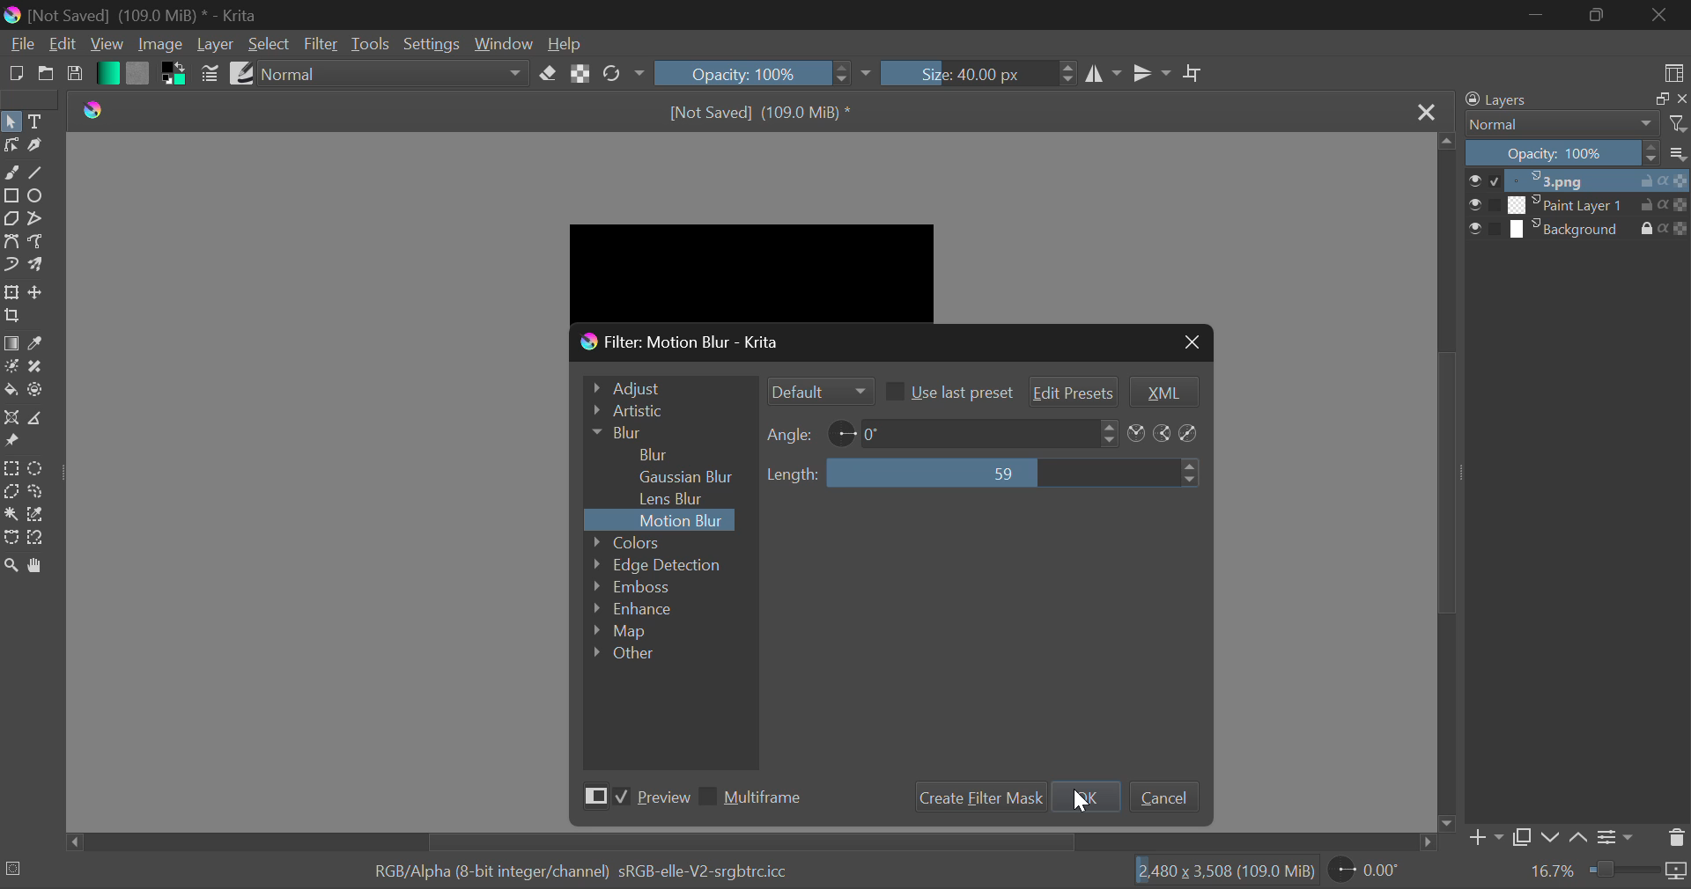 This screenshot has width=1691, height=889. I want to click on Normal, so click(1575, 124).